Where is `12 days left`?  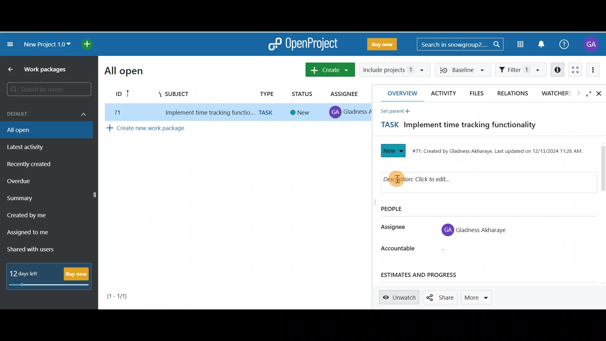
12 days left is located at coordinates (26, 274).